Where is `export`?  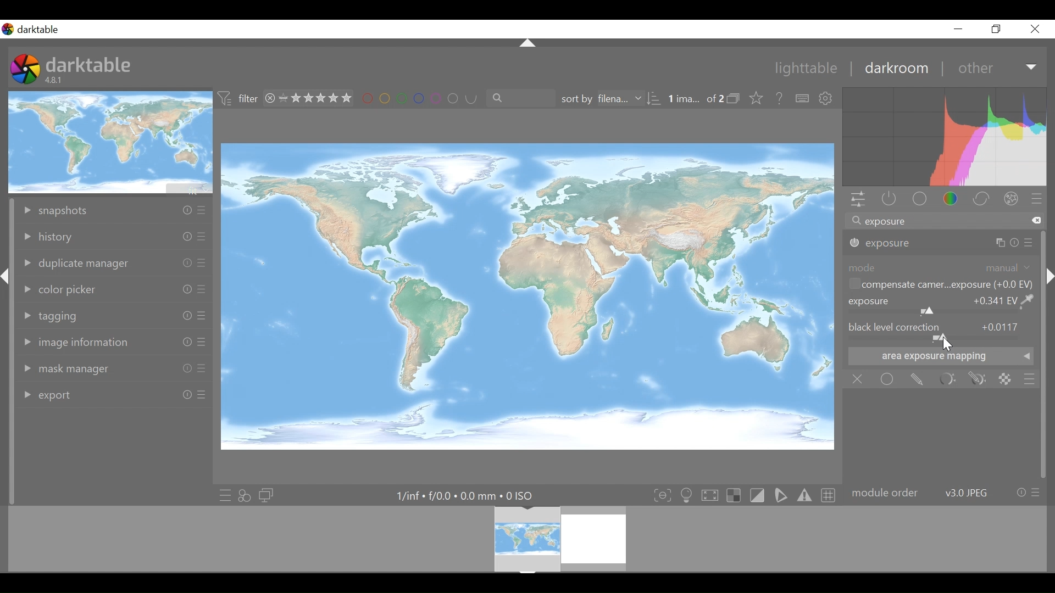
export is located at coordinates (114, 395).